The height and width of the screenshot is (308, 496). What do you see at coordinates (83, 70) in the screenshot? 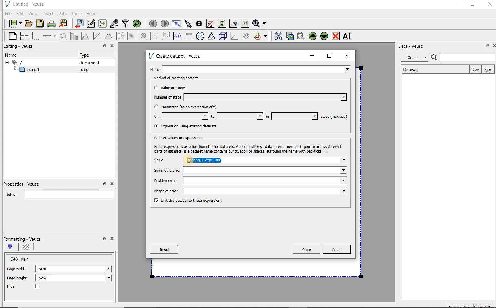
I see `page` at bounding box center [83, 70].